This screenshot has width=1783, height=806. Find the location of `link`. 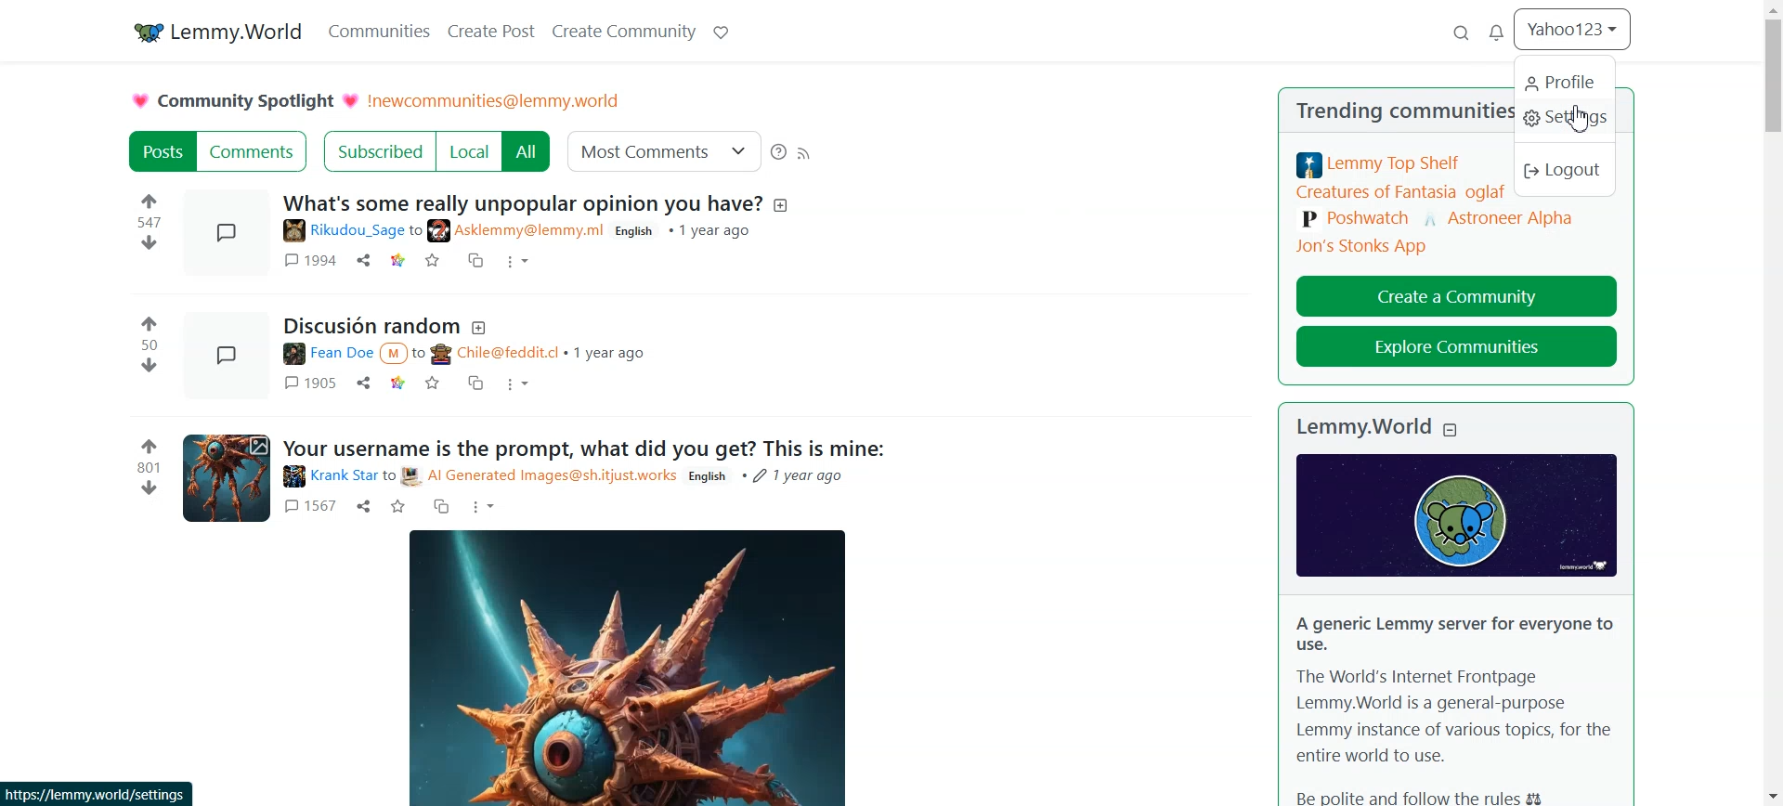

link is located at coordinates (400, 384).